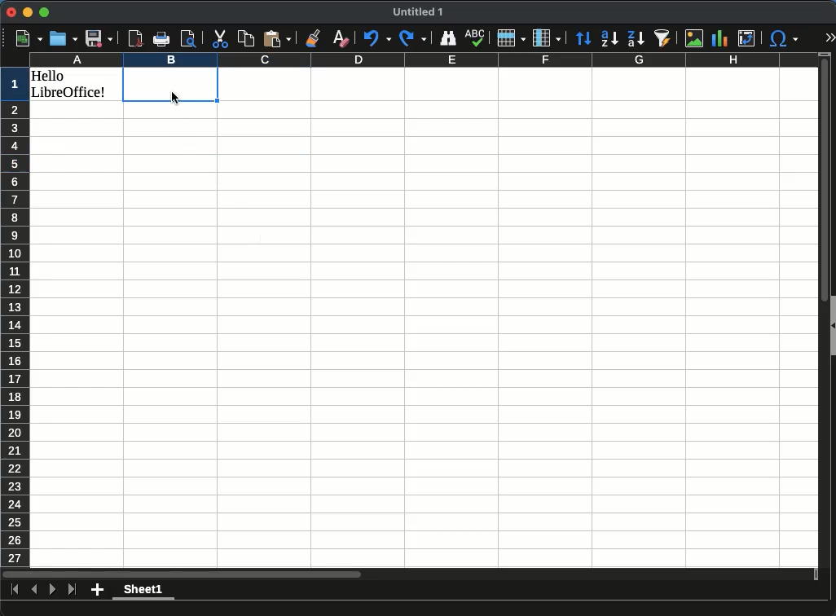 This screenshot has width=836, height=616. I want to click on add sheet, so click(97, 590).